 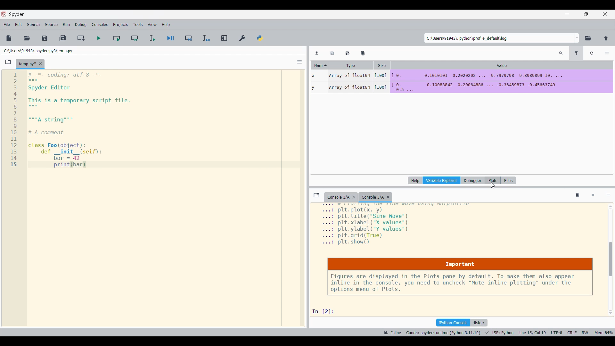 What do you see at coordinates (461, 82) in the screenshot?
I see `DATA` at bounding box center [461, 82].